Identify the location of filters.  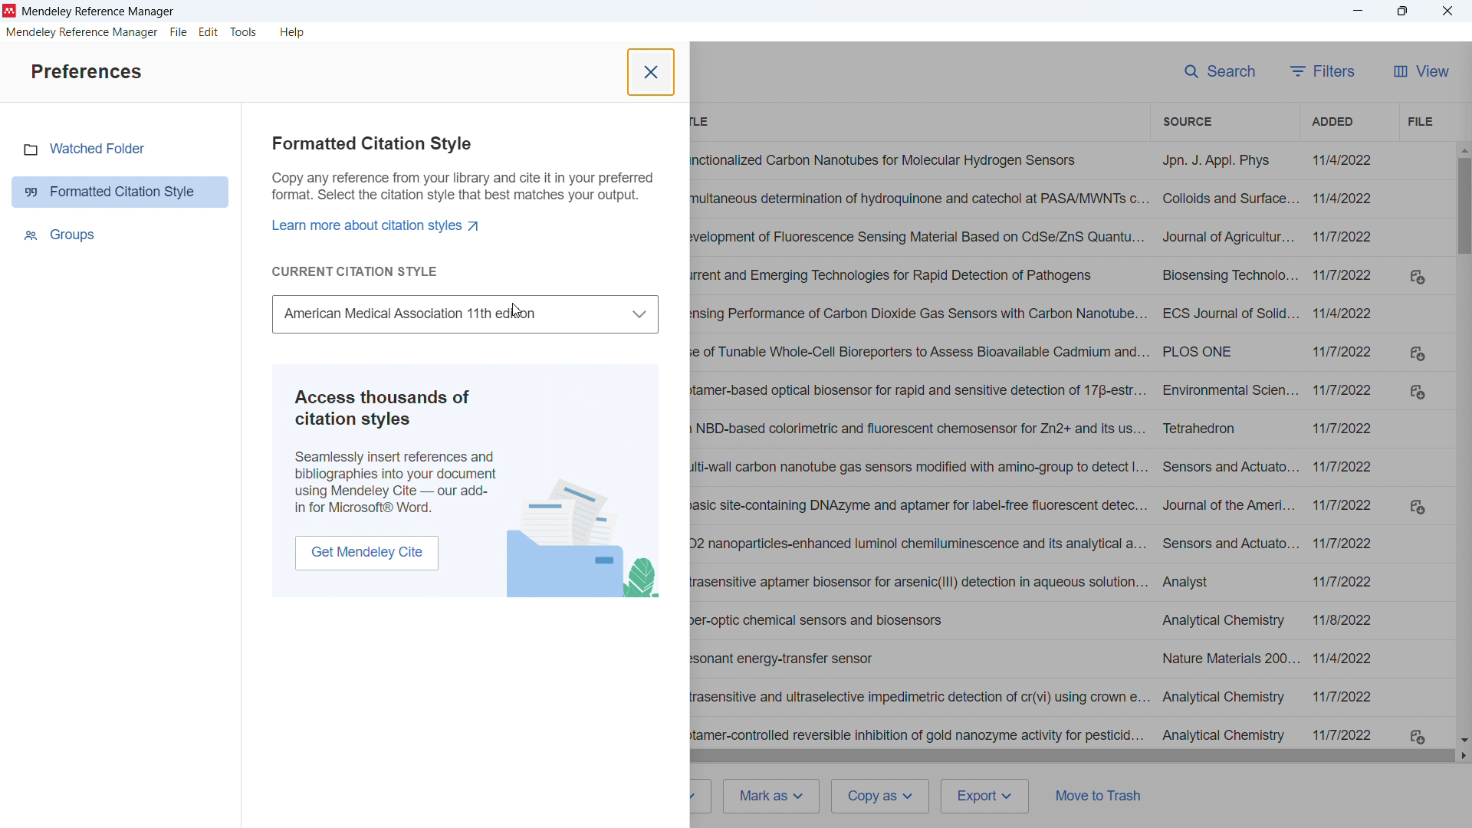
(1323, 71).